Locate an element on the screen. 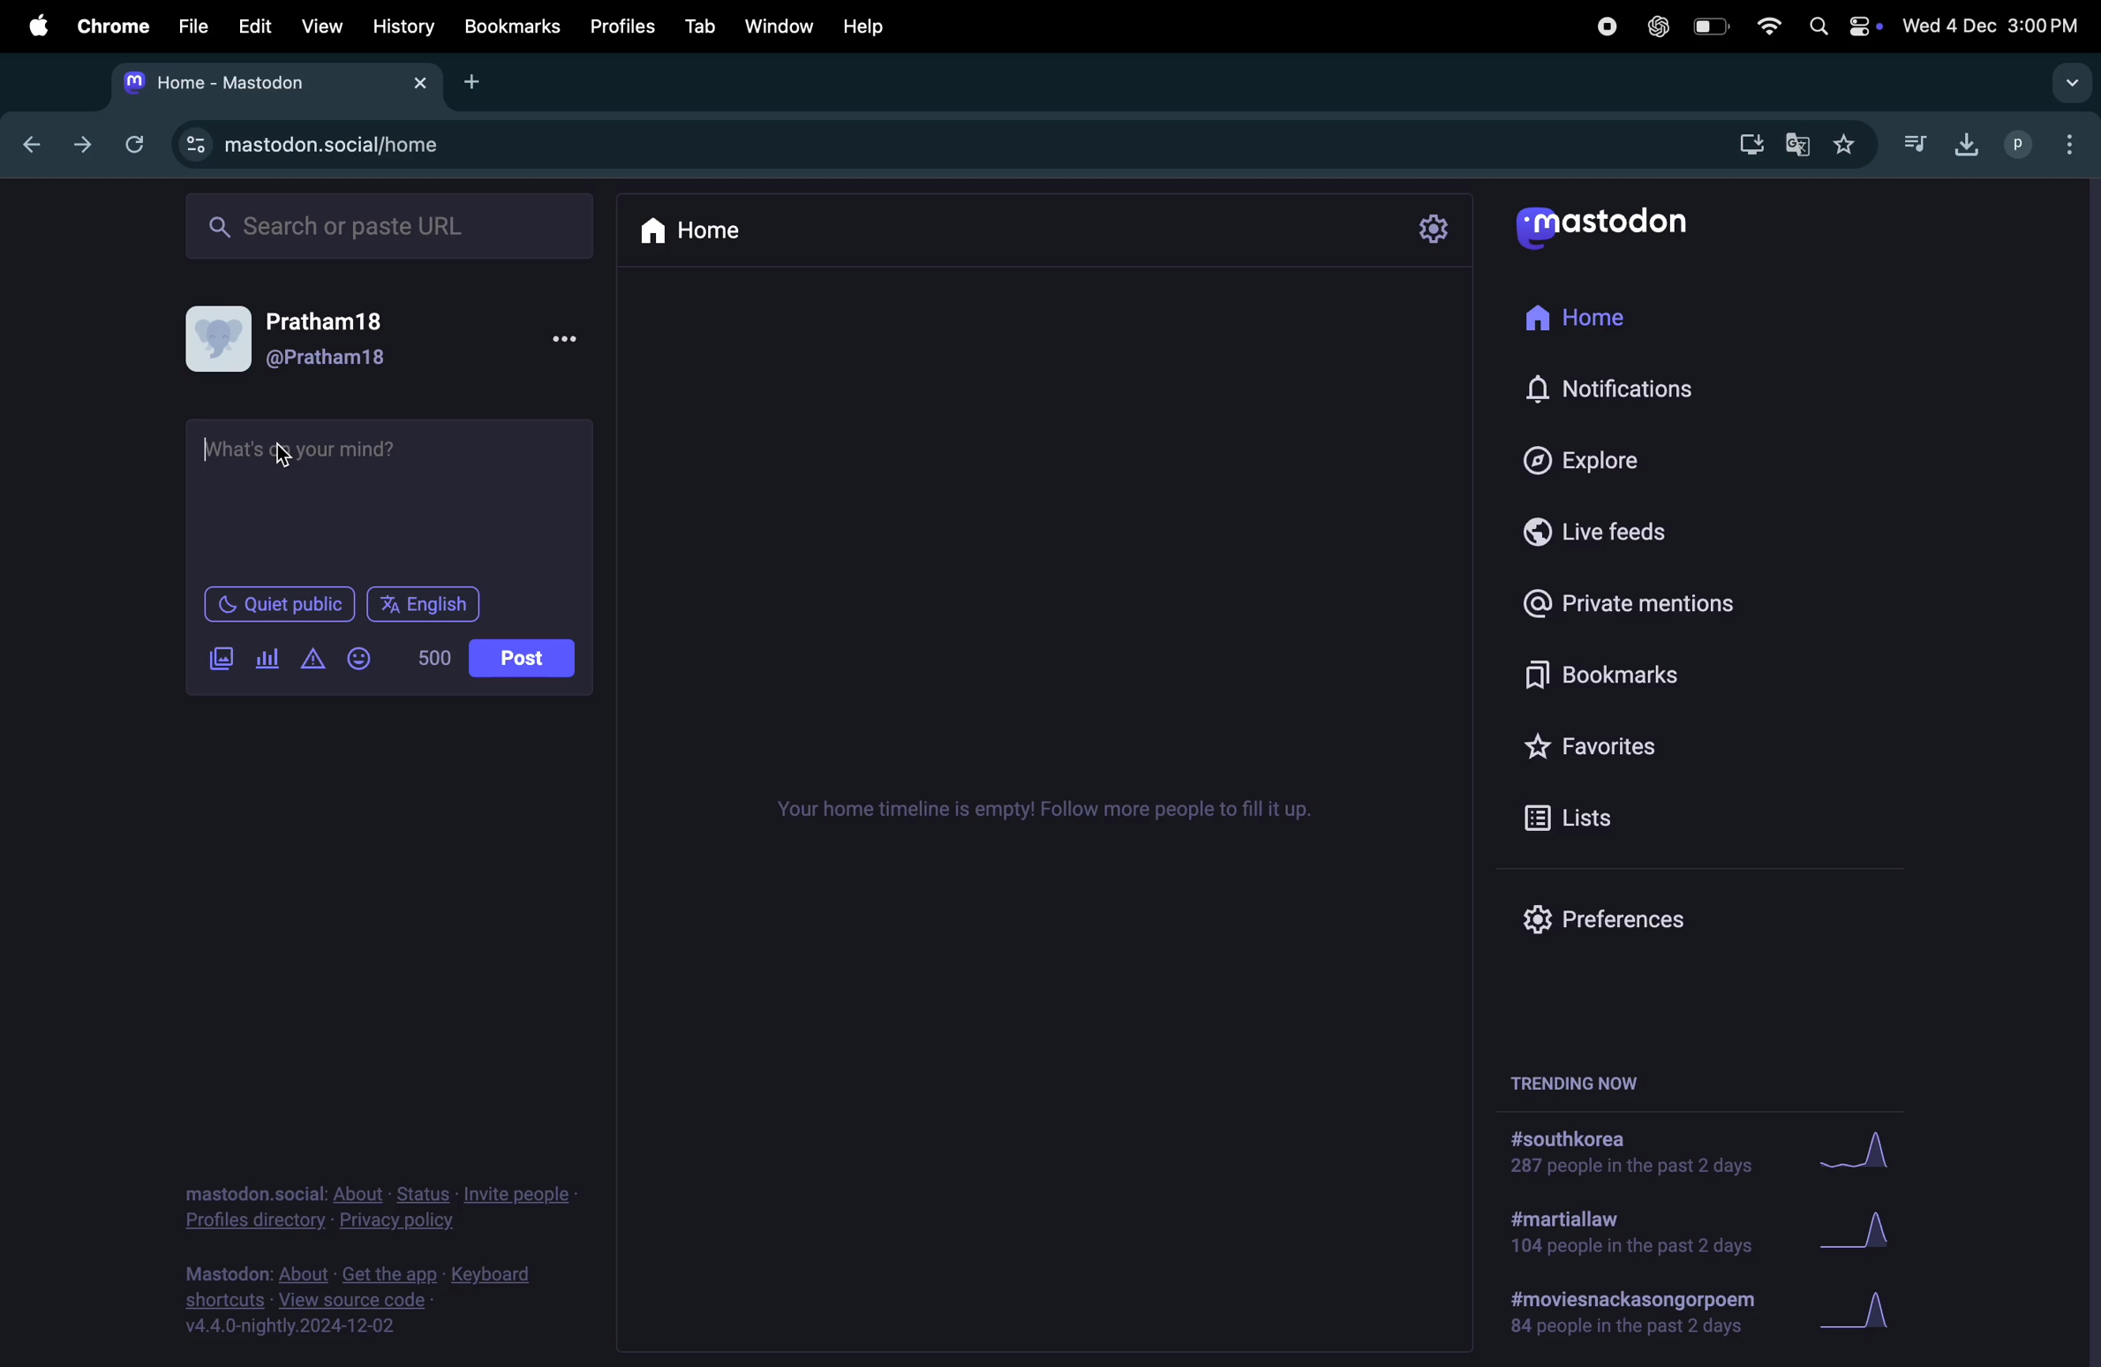 This screenshot has width=2101, height=1367. edit is located at coordinates (252, 27).